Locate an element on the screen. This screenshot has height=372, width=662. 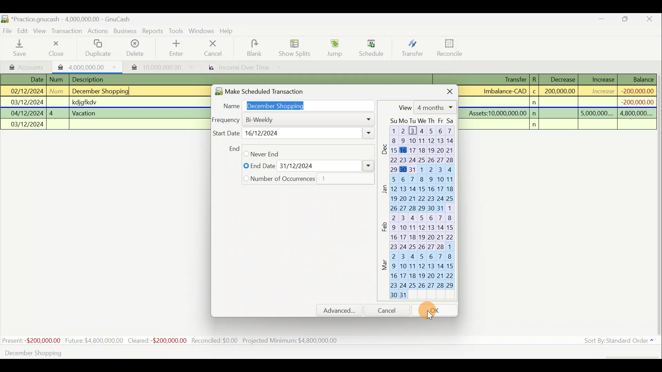
Jump is located at coordinates (332, 48).